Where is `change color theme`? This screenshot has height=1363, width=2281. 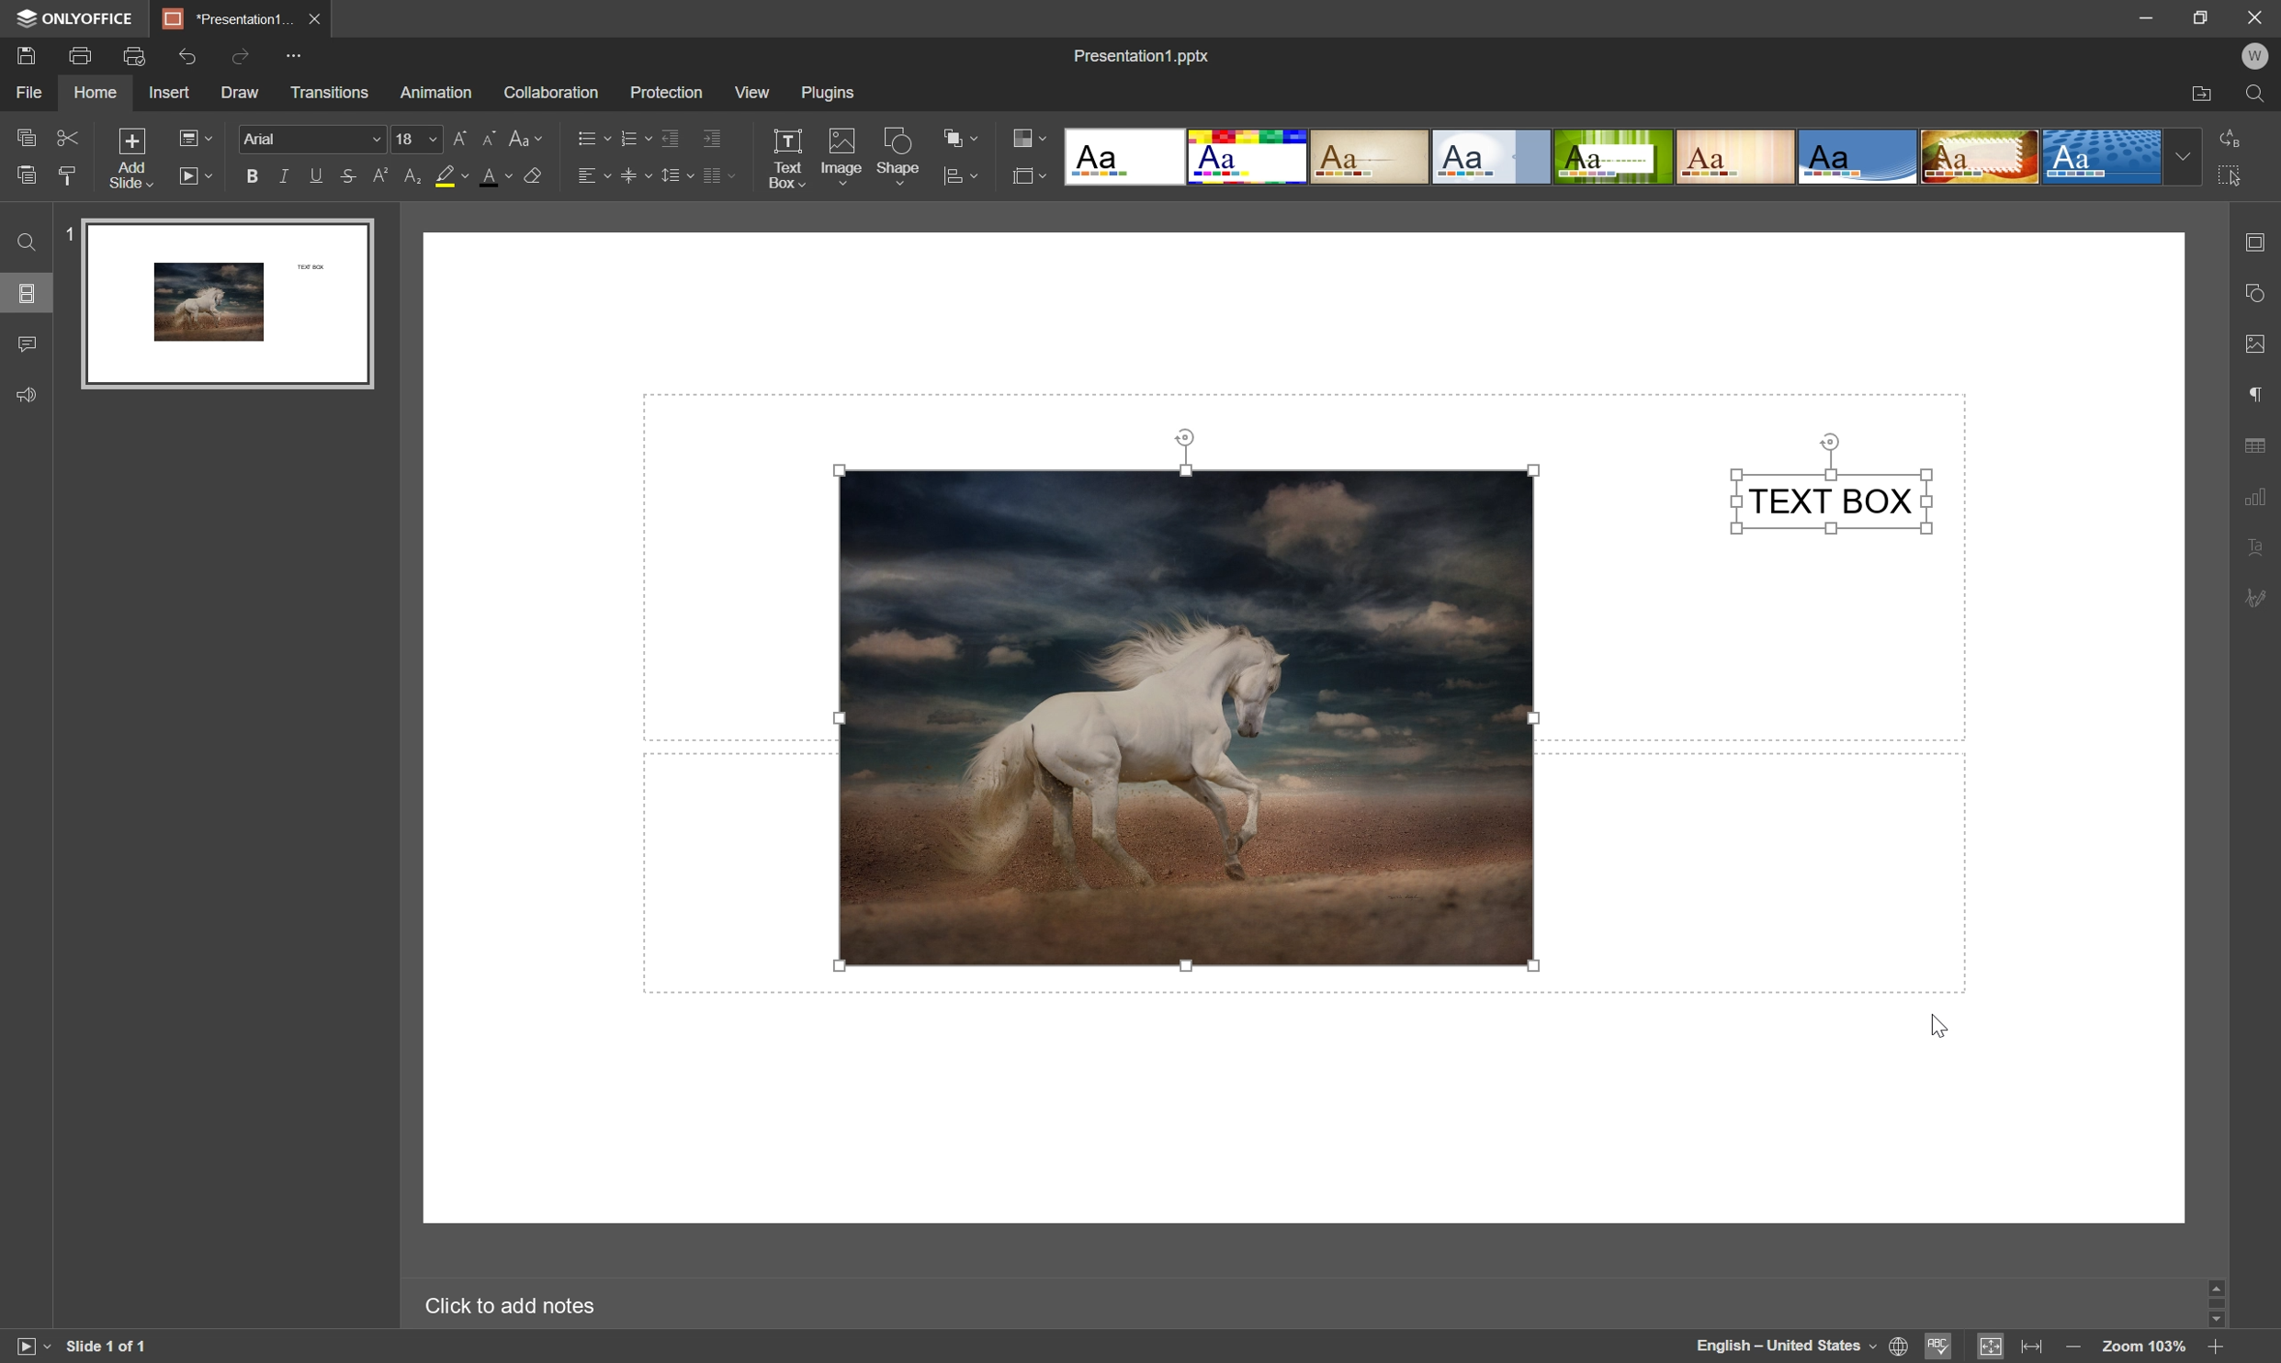
change color theme is located at coordinates (1033, 136).